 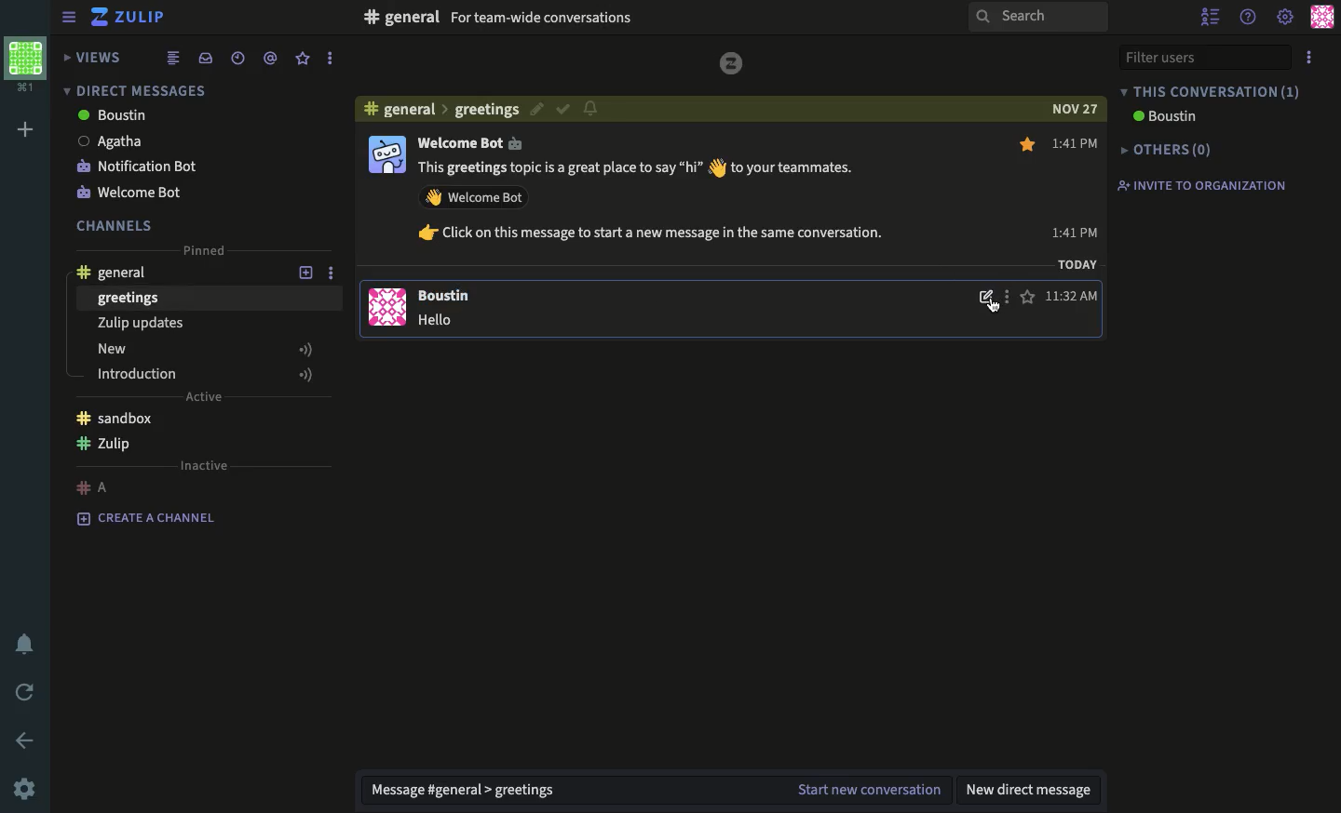 I want to click on user profile, so click(x=1323, y=17).